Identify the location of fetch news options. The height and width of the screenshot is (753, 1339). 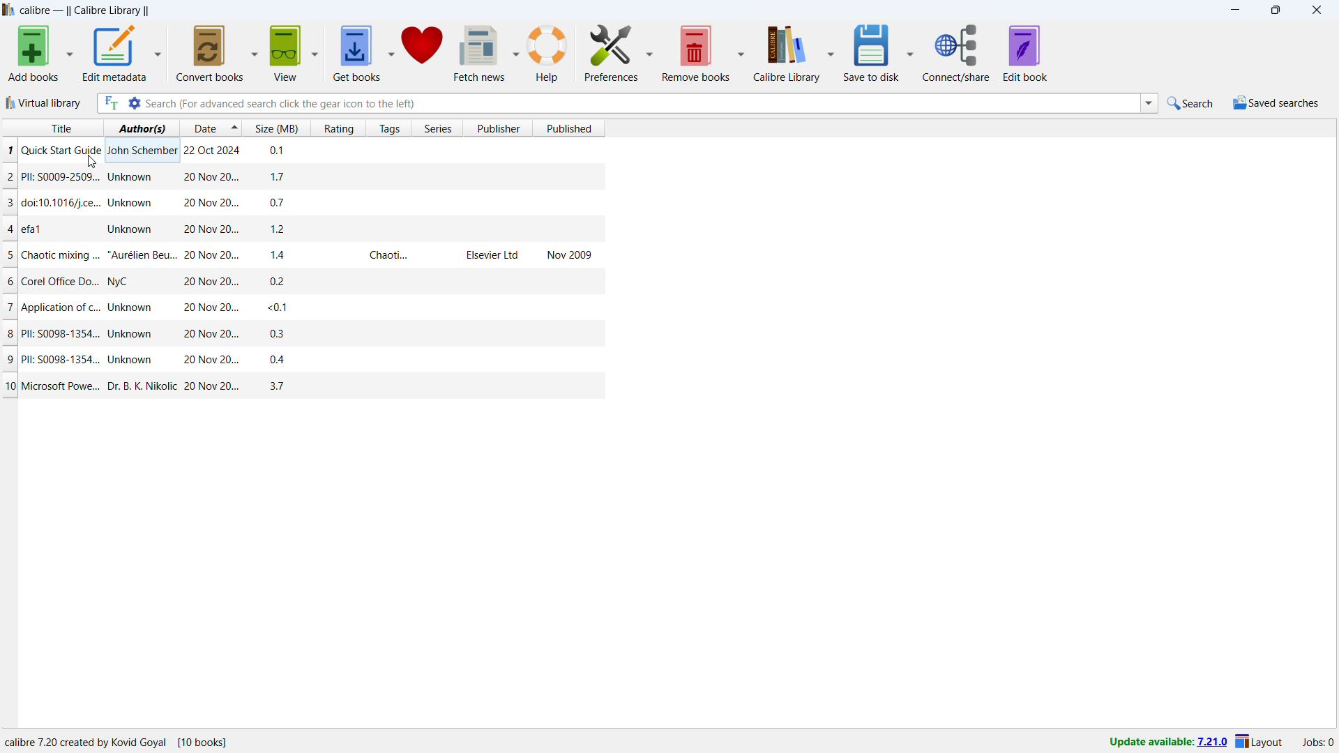
(515, 52).